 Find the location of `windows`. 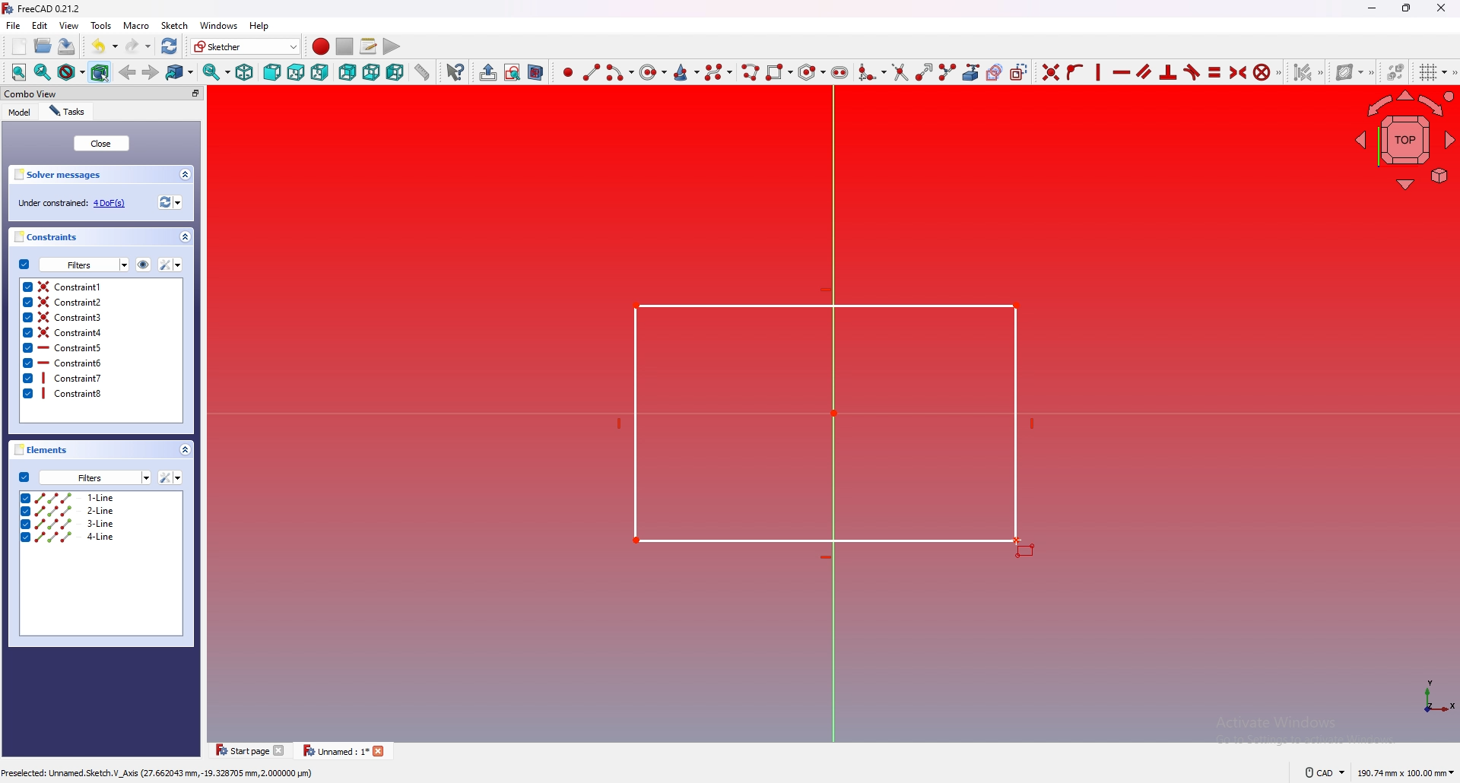

windows is located at coordinates (218, 25).